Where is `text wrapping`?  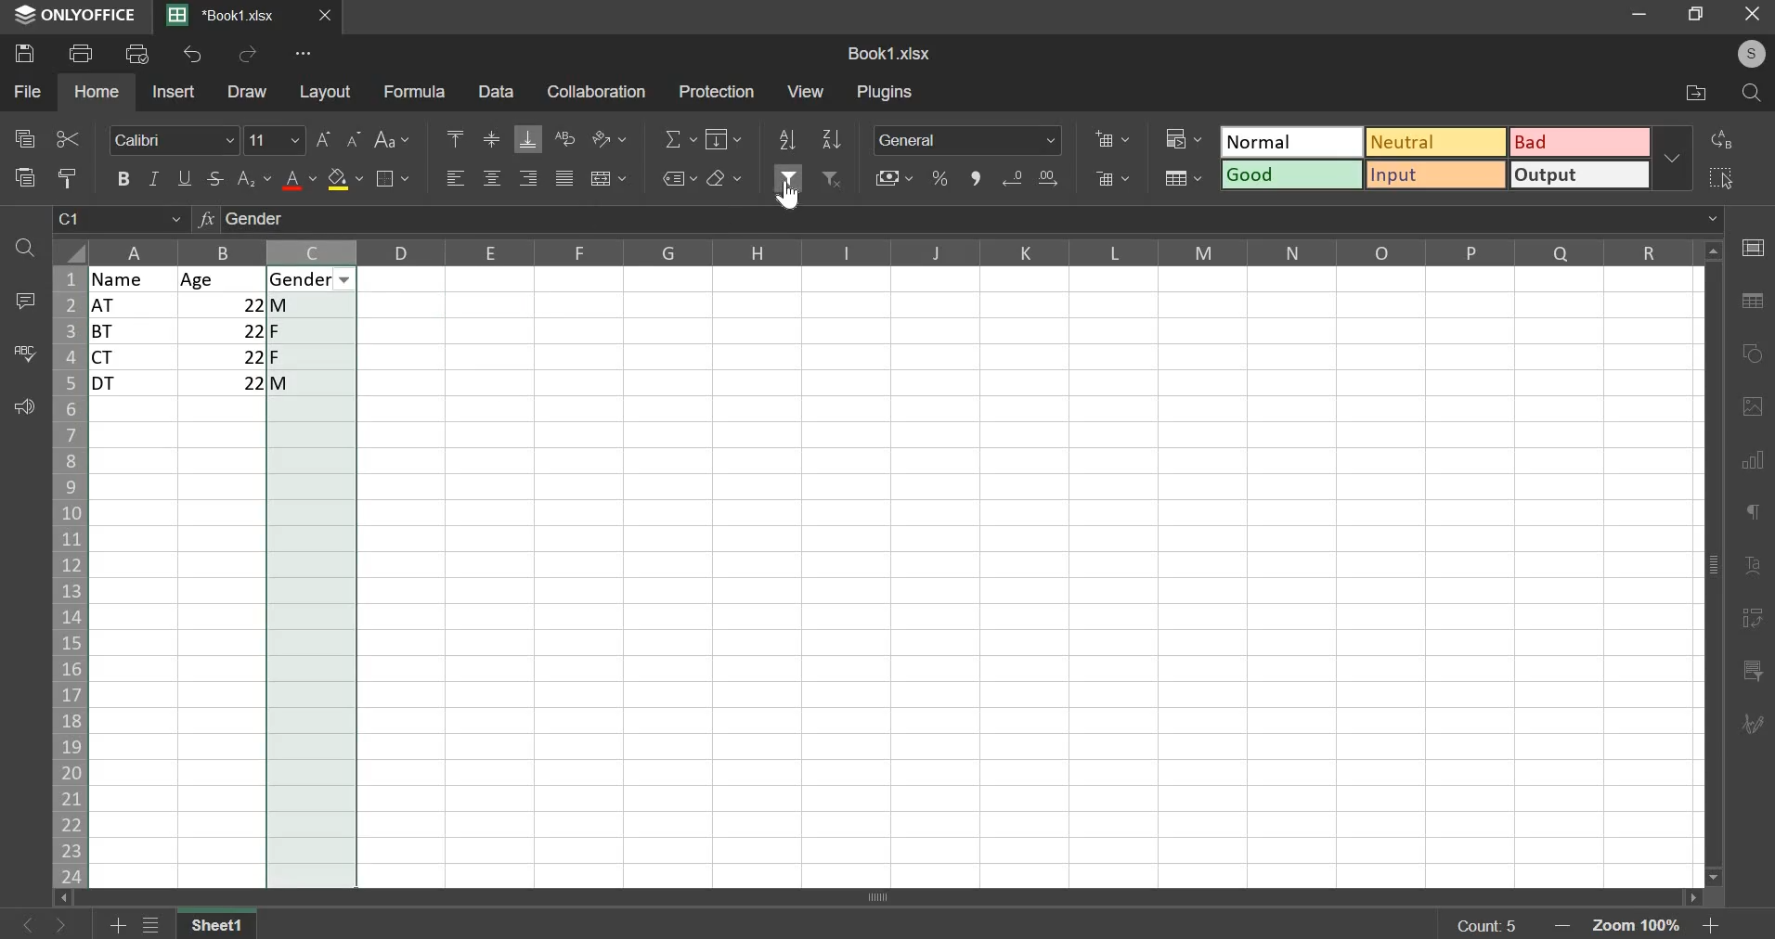 text wrapping is located at coordinates (564, 137).